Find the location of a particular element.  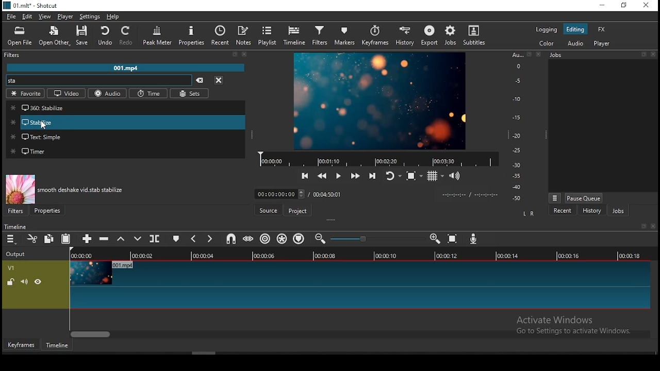

snap is located at coordinates (232, 239).